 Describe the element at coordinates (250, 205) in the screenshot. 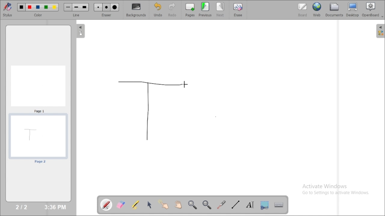

I see `write text` at that location.